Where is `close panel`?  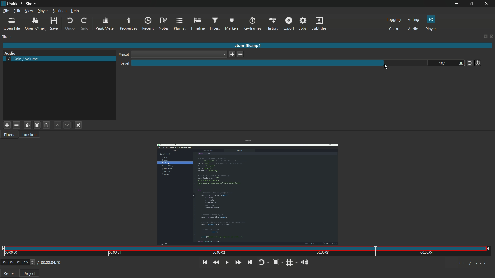
close panel is located at coordinates (491, 36).